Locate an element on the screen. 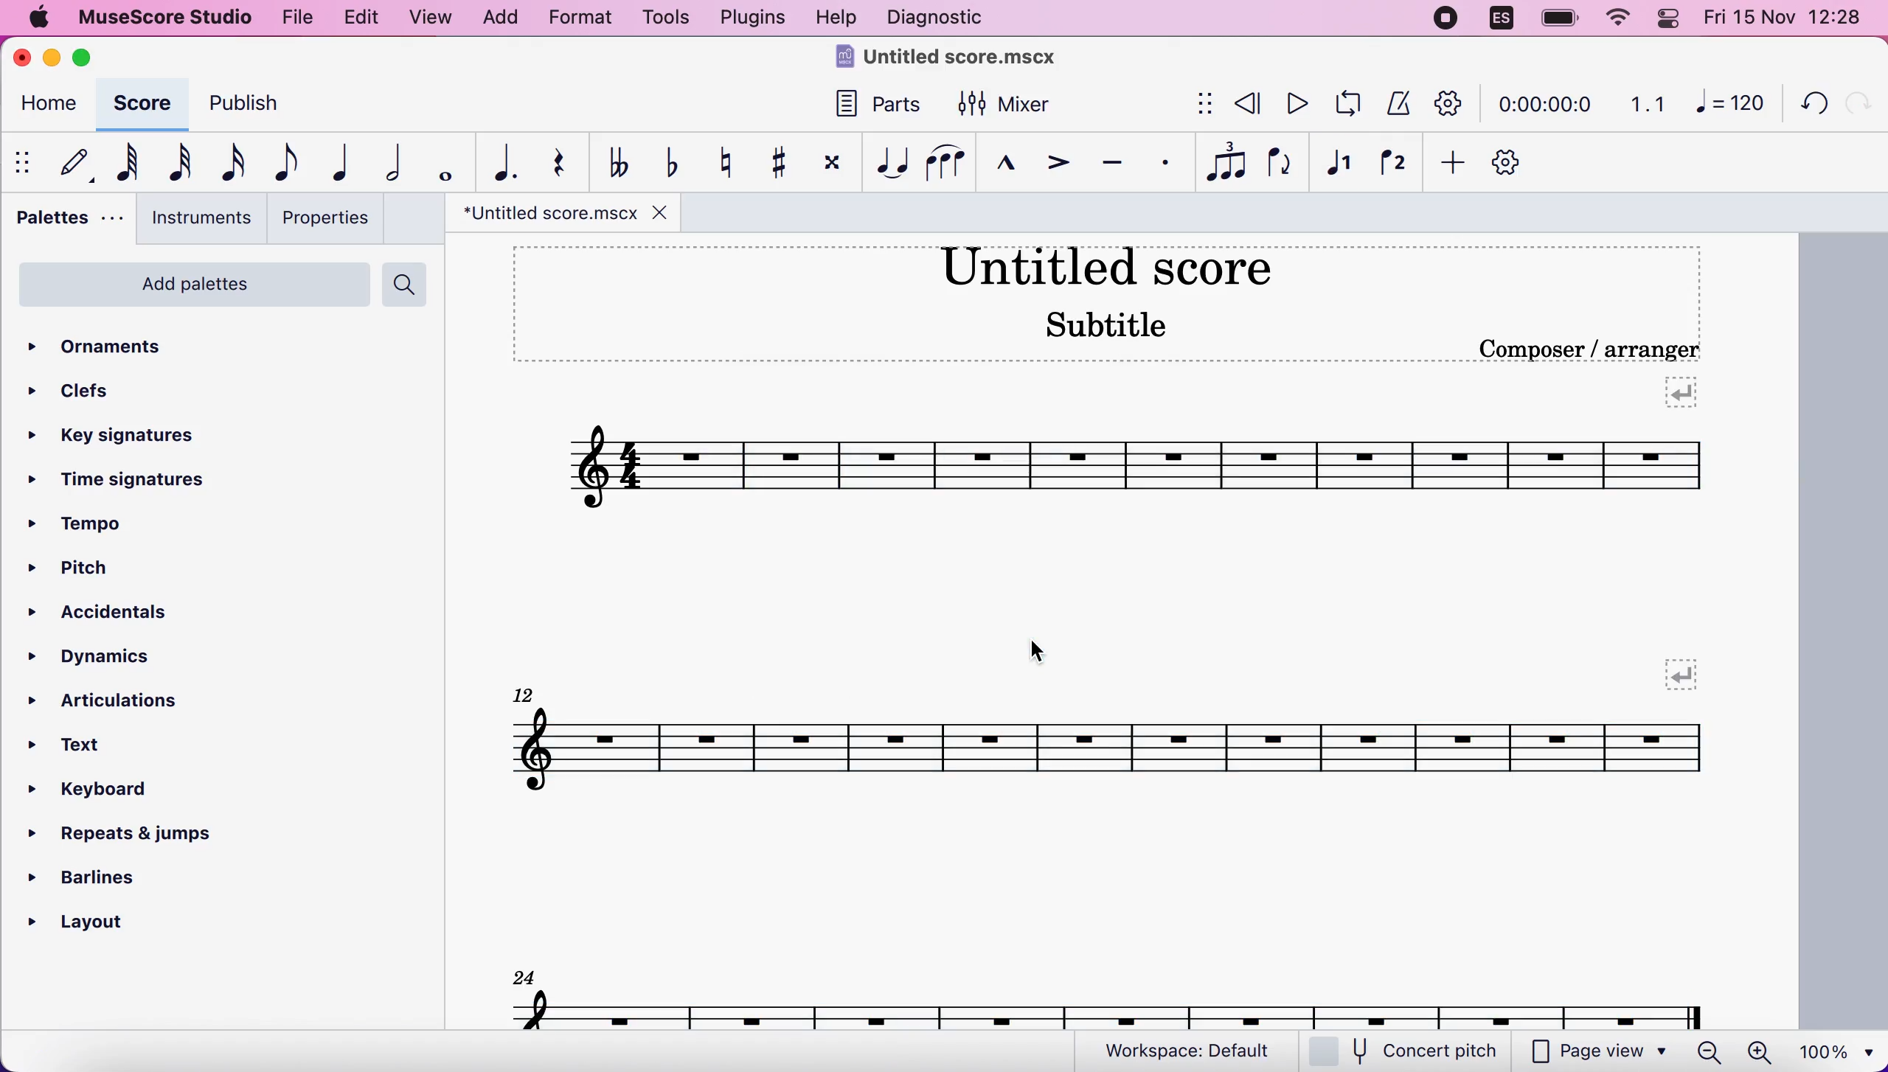 The image size is (1888, 1072). parts is located at coordinates (870, 111).